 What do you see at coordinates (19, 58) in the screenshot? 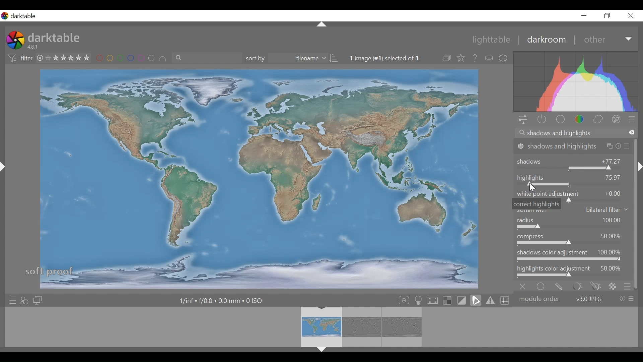
I see `filter` at bounding box center [19, 58].